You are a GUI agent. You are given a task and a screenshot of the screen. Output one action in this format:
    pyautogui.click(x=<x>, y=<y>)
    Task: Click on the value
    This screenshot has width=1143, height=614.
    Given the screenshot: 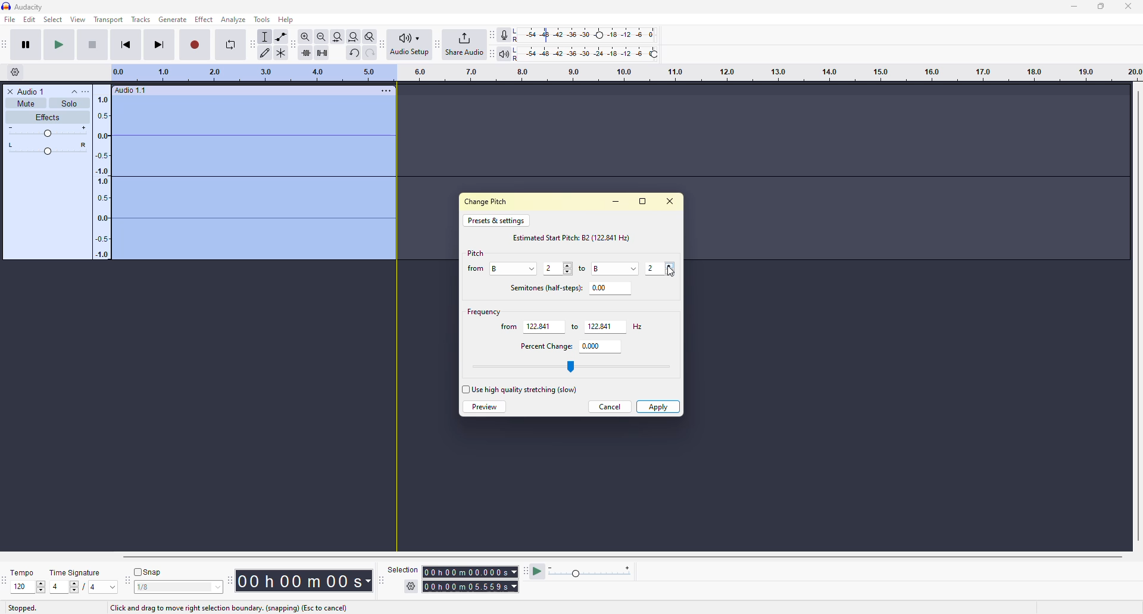 What is the action you would take?
    pyautogui.click(x=538, y=325)
    